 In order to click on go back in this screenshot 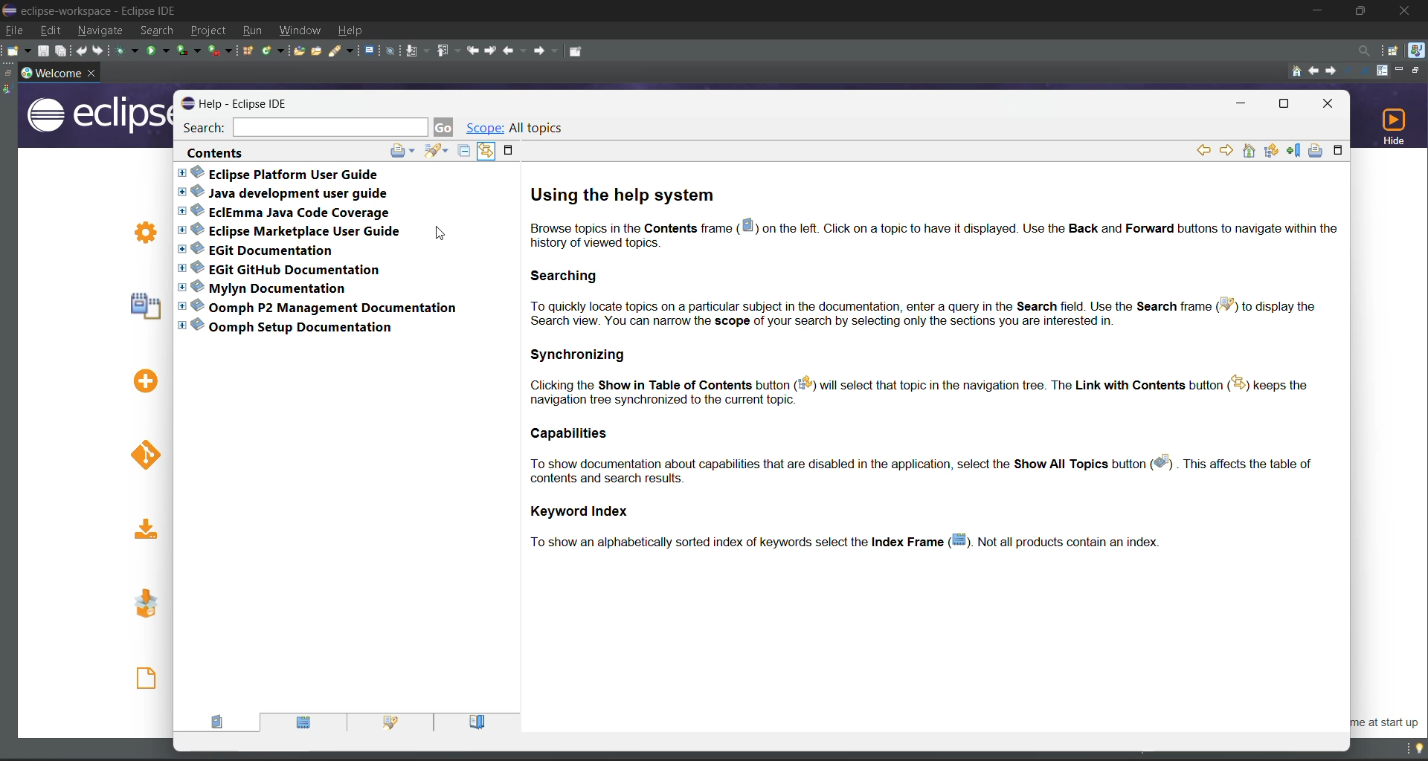, I will do `click(1202, 149)`.